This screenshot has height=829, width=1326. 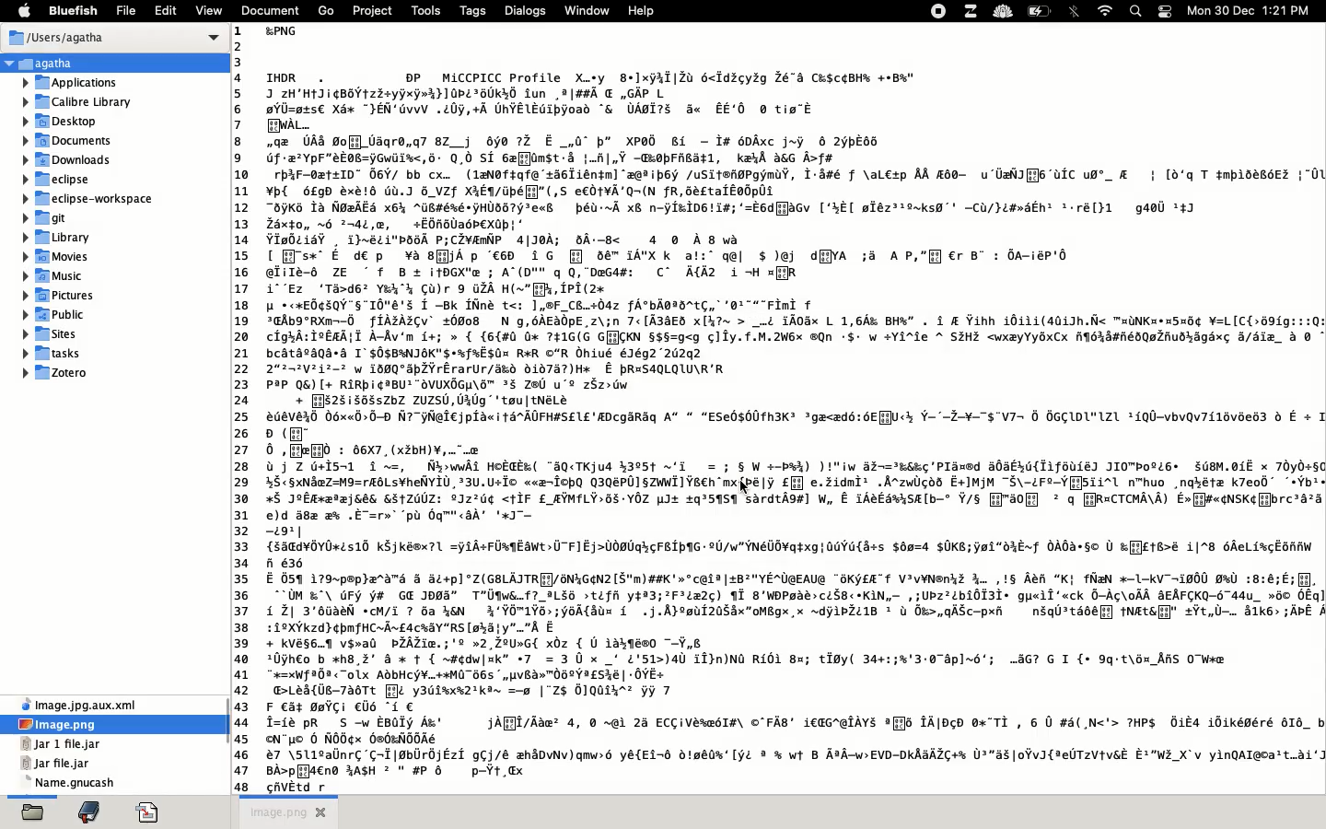 What do you see at coordinates (77, 103) in the screenshot?
I see `calibre library` at bounding box center [77, 103].